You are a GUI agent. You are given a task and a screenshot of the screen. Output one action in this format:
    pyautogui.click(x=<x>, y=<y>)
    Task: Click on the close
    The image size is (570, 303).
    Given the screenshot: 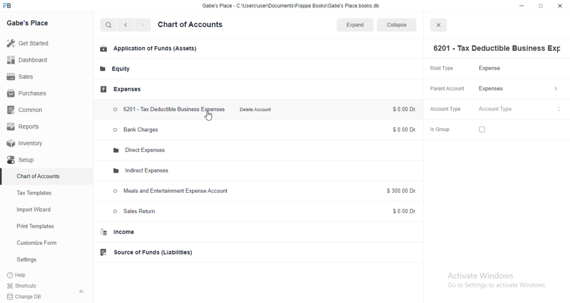 What is the action you would take?
    pyautogui.click(x=441, y=25)
    